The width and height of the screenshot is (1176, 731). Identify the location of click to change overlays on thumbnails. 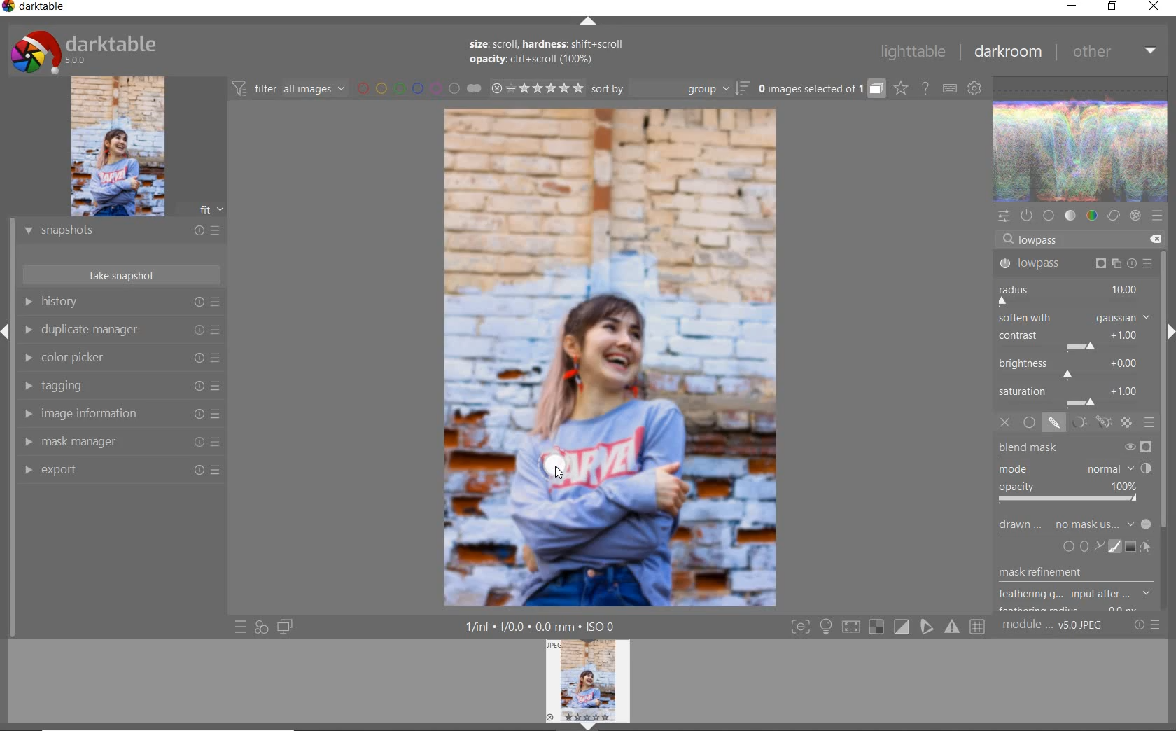
(900, 88).